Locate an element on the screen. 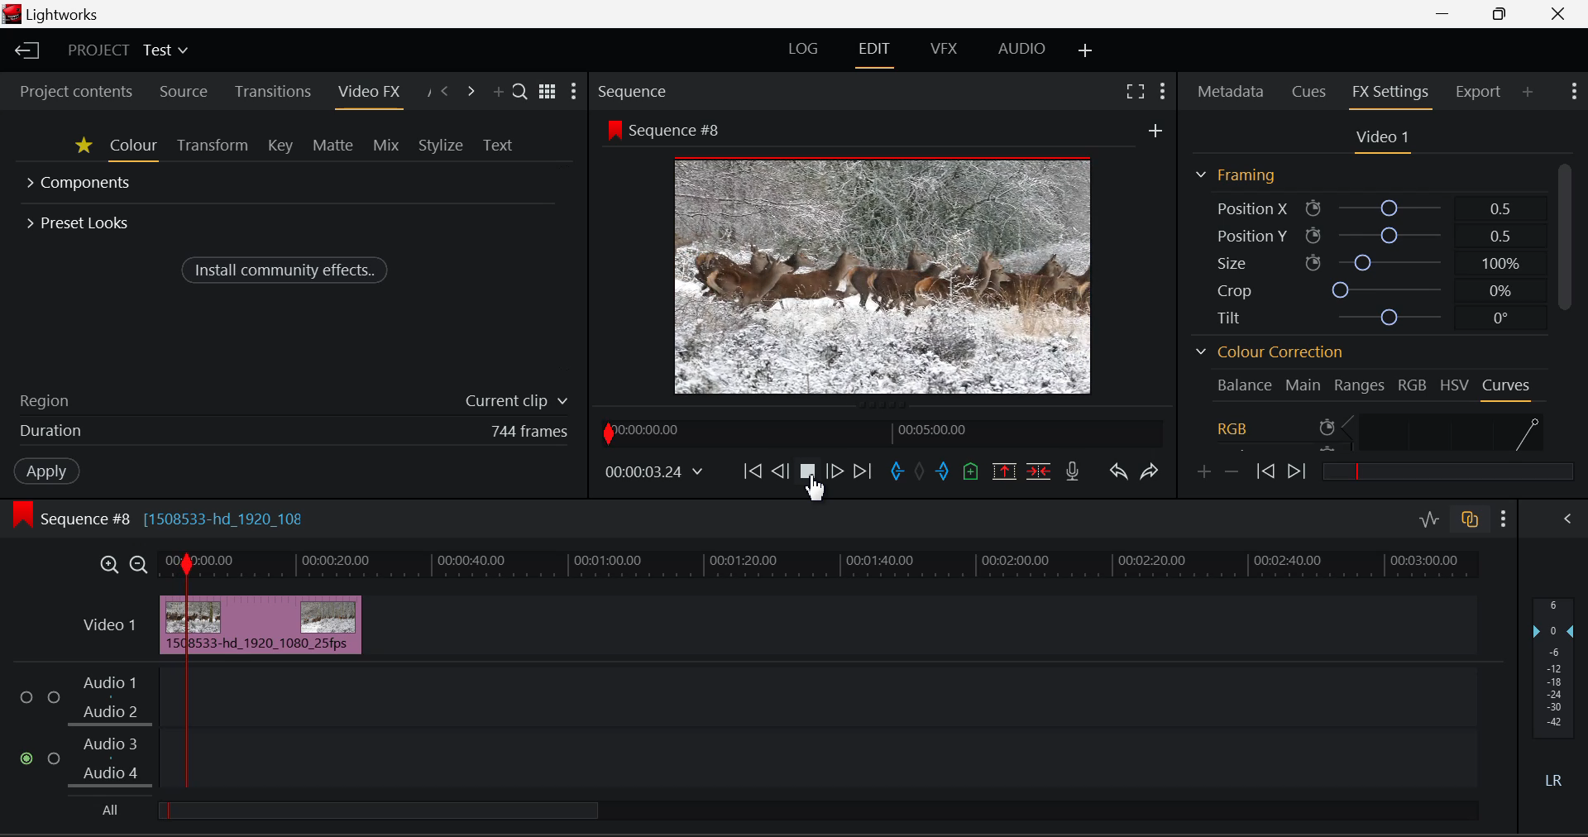 This screenshot has height=837, width=1588. Components Section is located at coordinates (81, 184).